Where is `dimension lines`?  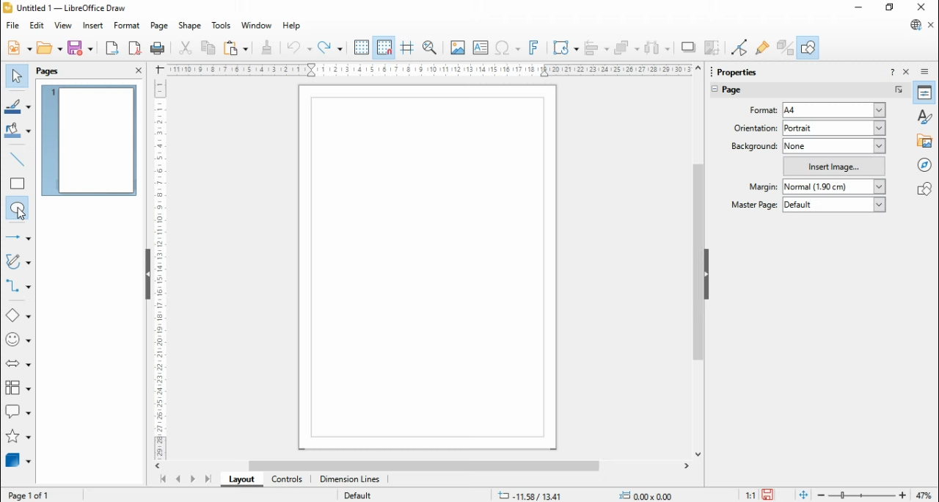 dimension lines is located at coordinates (351, 479).